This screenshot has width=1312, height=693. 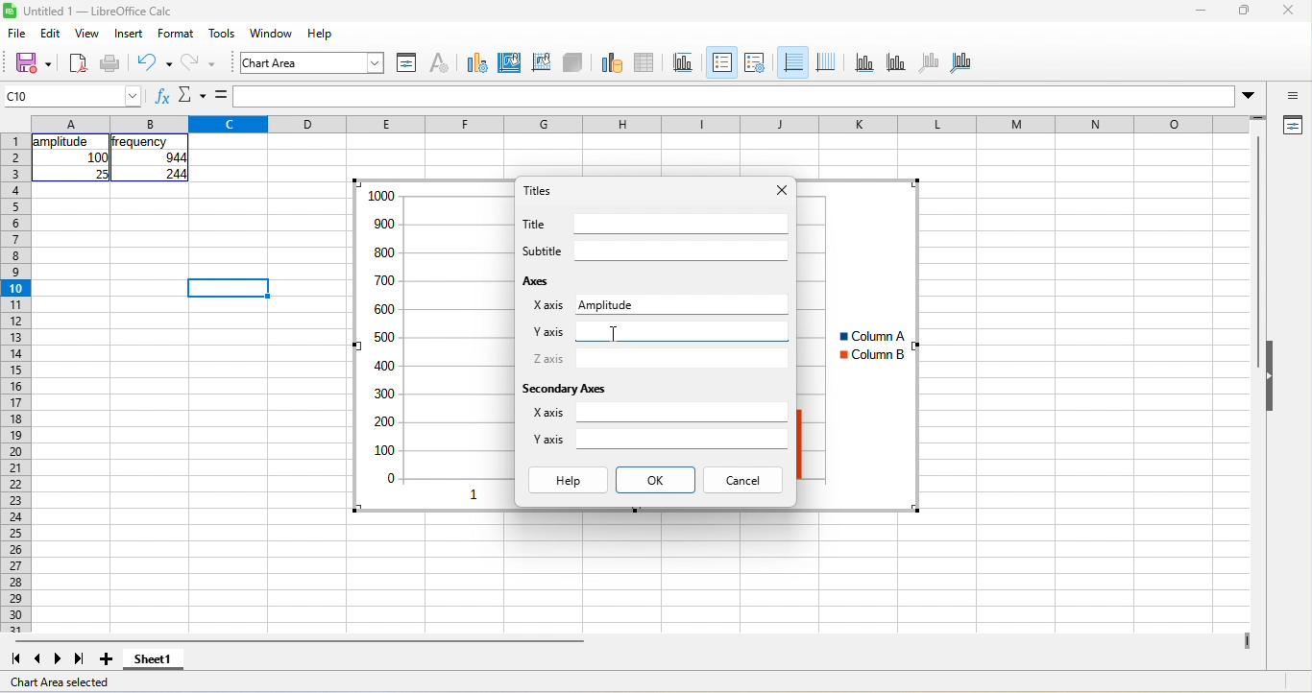 What do you see at coordinates (510, 63) in the screenshot?
I see `chart area ` at bounding box center [510, 63].